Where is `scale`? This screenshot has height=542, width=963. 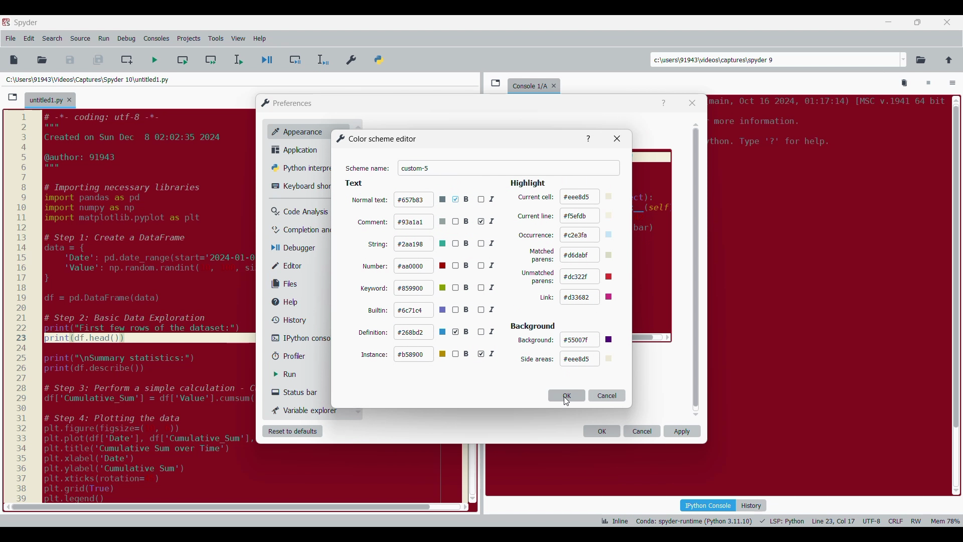
scale is located at coordinates (21, 307).